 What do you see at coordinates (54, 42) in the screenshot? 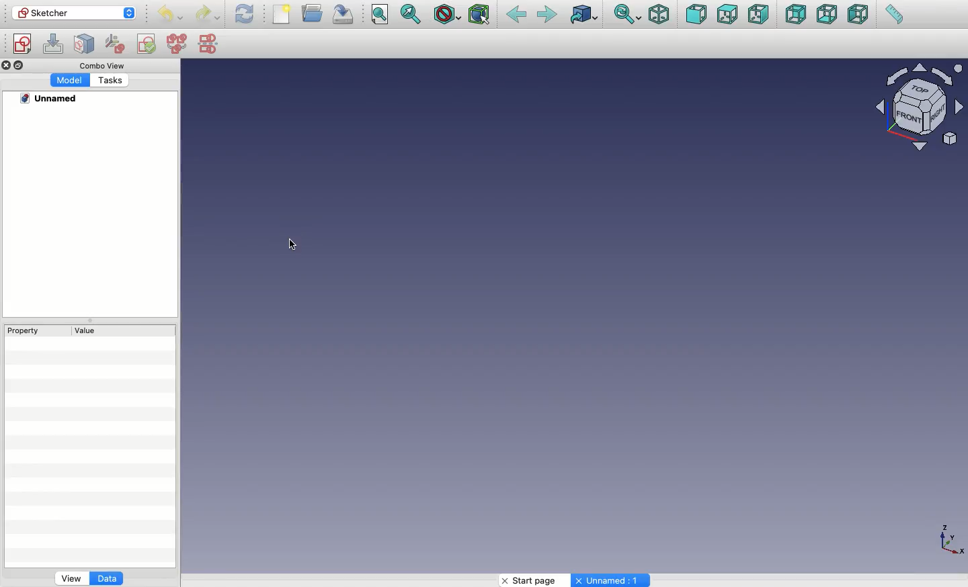
I see `Edit sketch` at bounding box center [54, 42].